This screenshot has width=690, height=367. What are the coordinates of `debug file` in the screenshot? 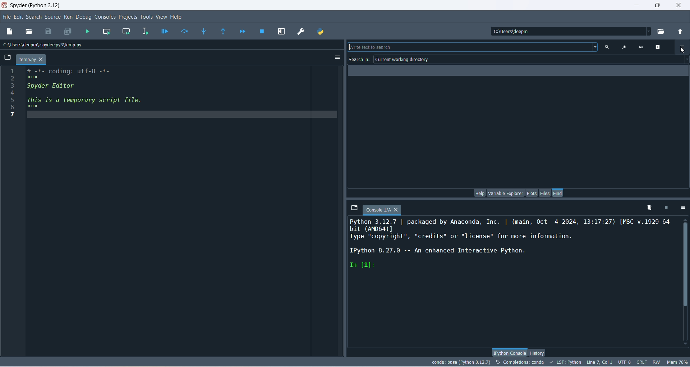 It's located at (164, 32).